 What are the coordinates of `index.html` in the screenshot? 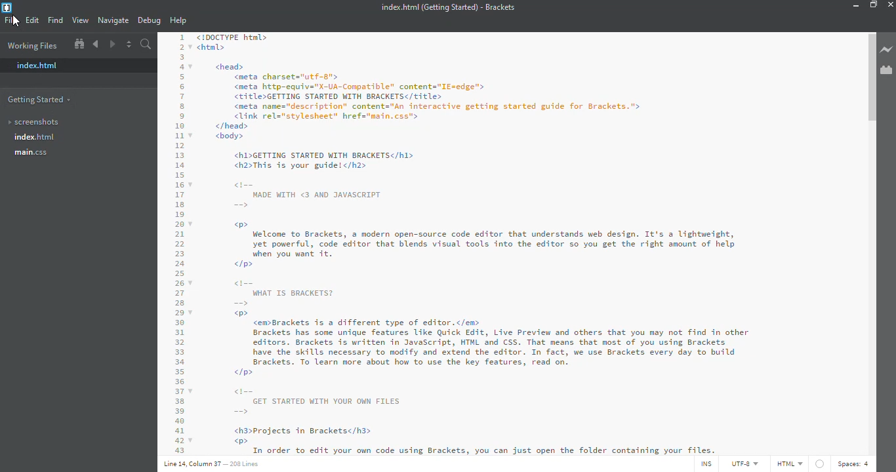 It's located at (38, 65).